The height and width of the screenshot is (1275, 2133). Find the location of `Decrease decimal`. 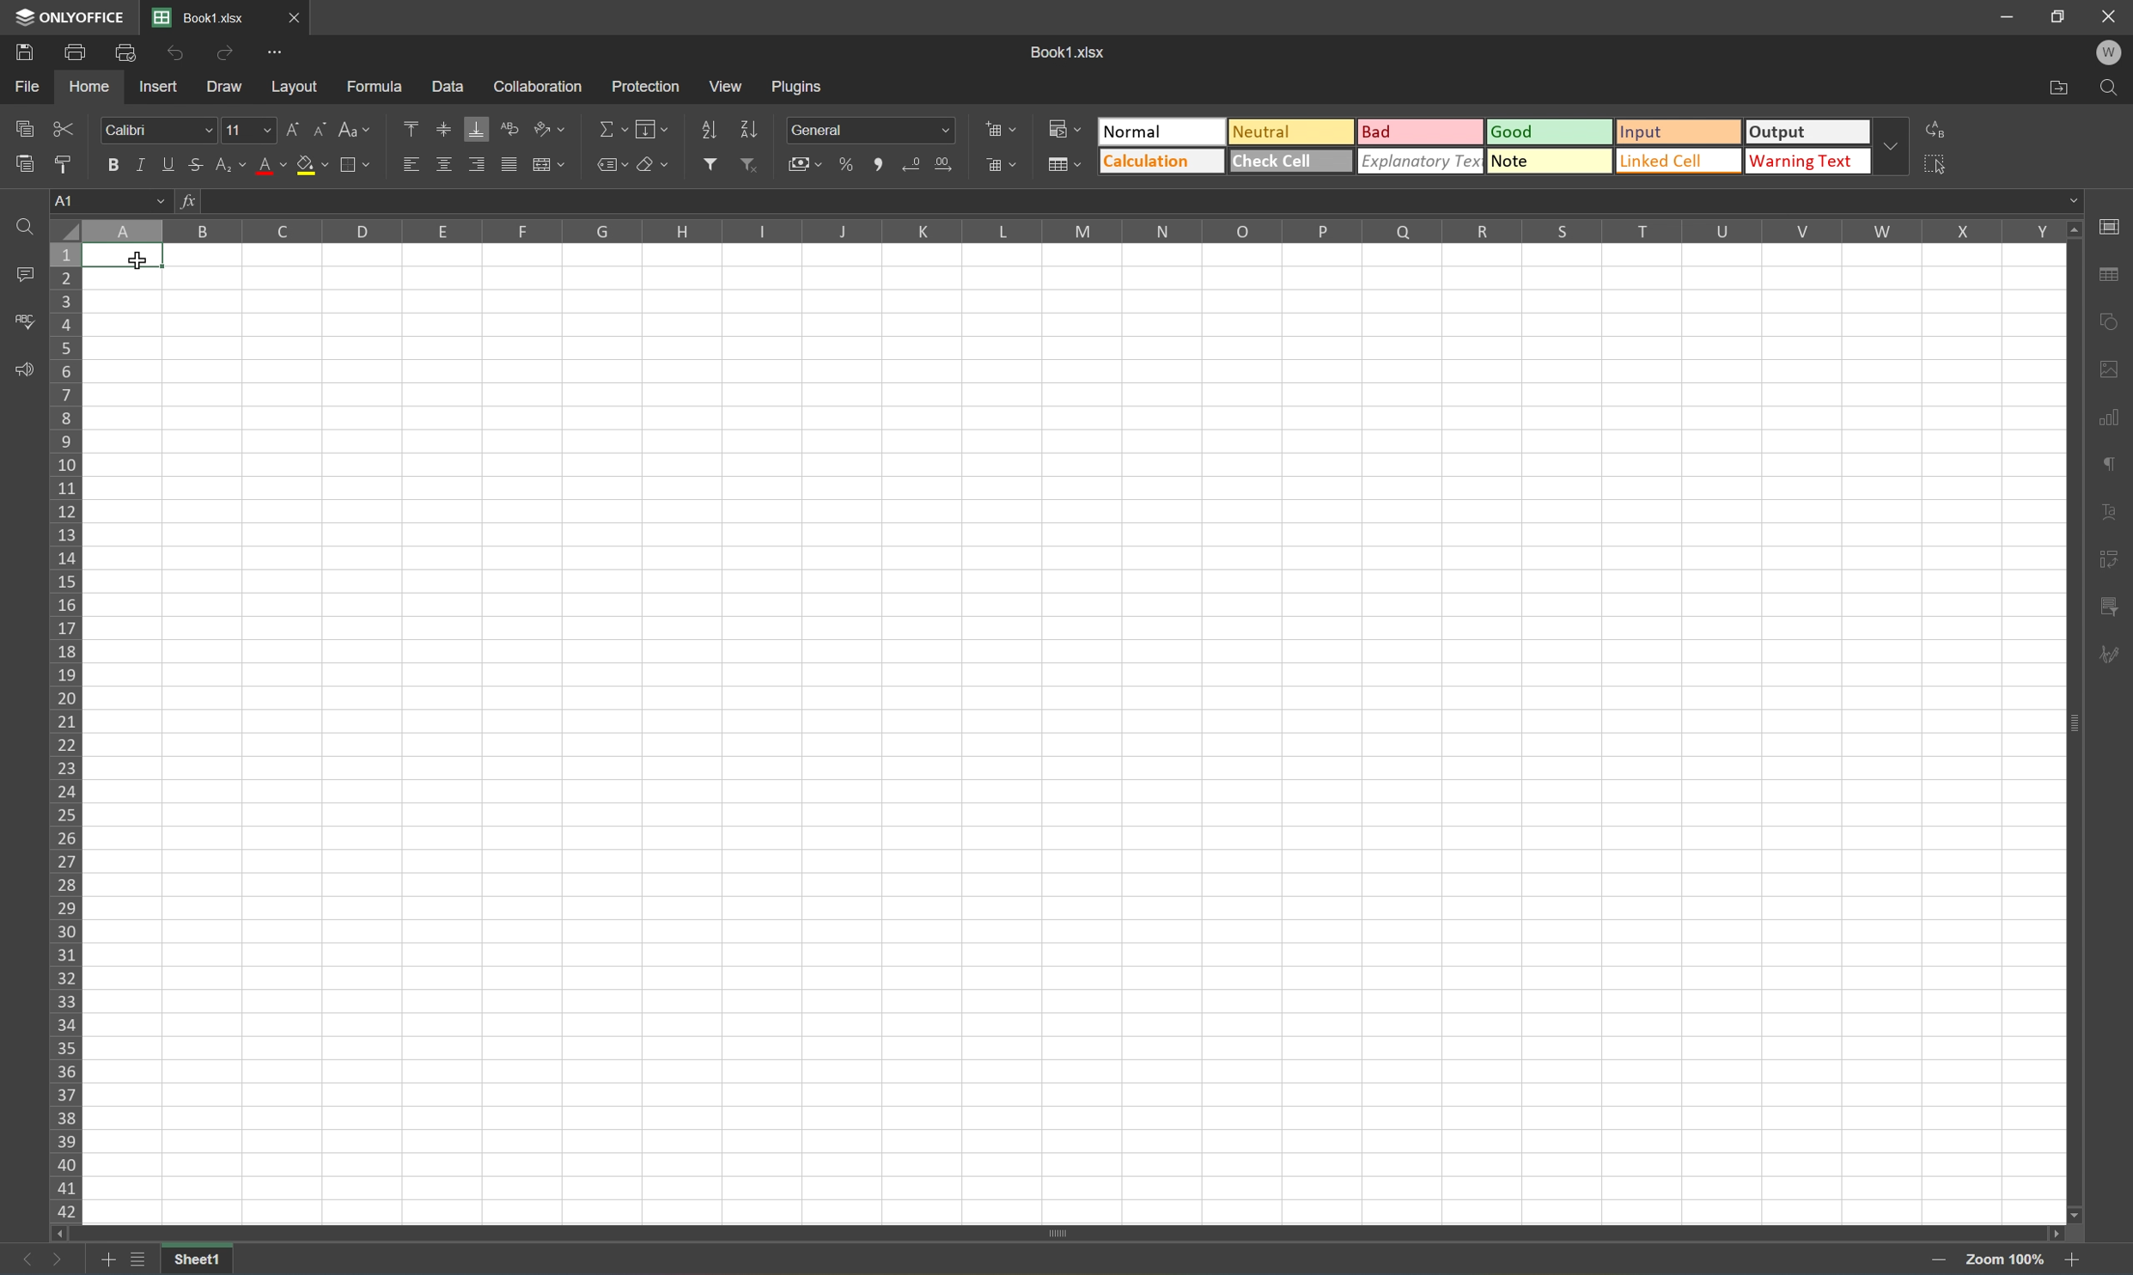

Decrease decimal is located at coordinates (916, 164).